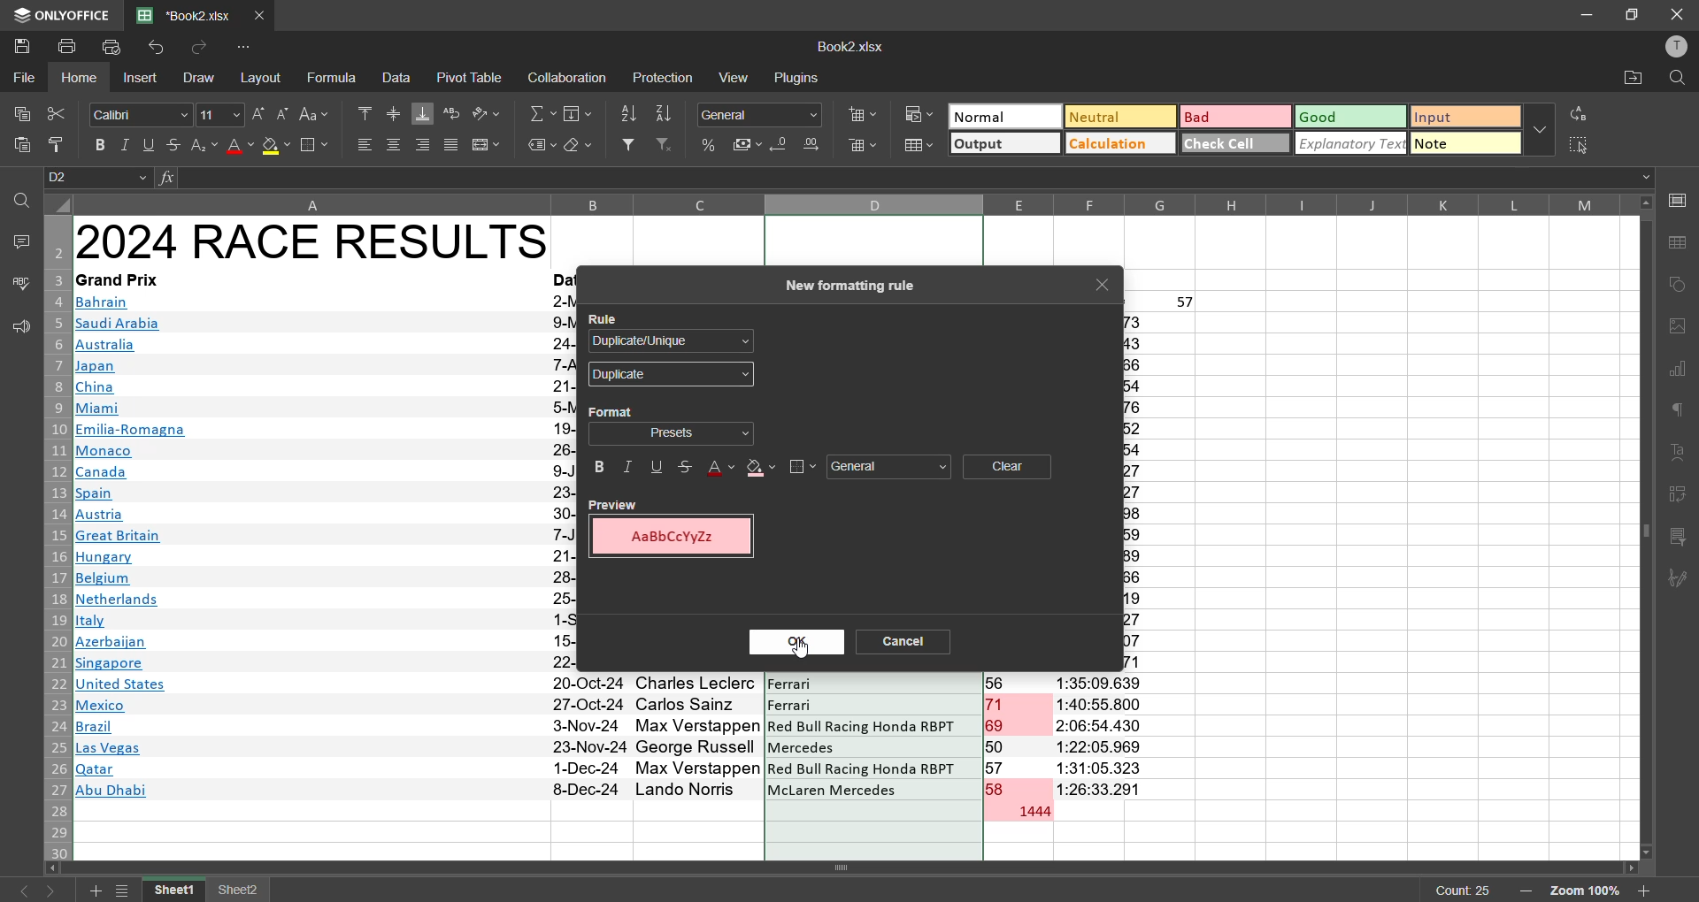  Describe the element at coordinates (1019, 738) in the screenshot. I see `laps` at that location.